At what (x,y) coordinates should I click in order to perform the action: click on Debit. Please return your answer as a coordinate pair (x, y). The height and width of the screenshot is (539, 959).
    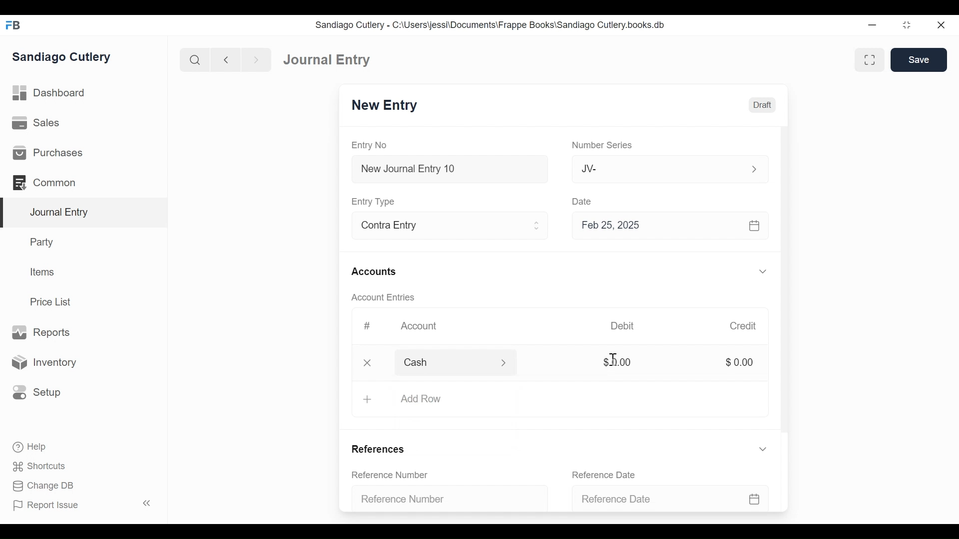
    Looking at the image, I should click on (626, 326).